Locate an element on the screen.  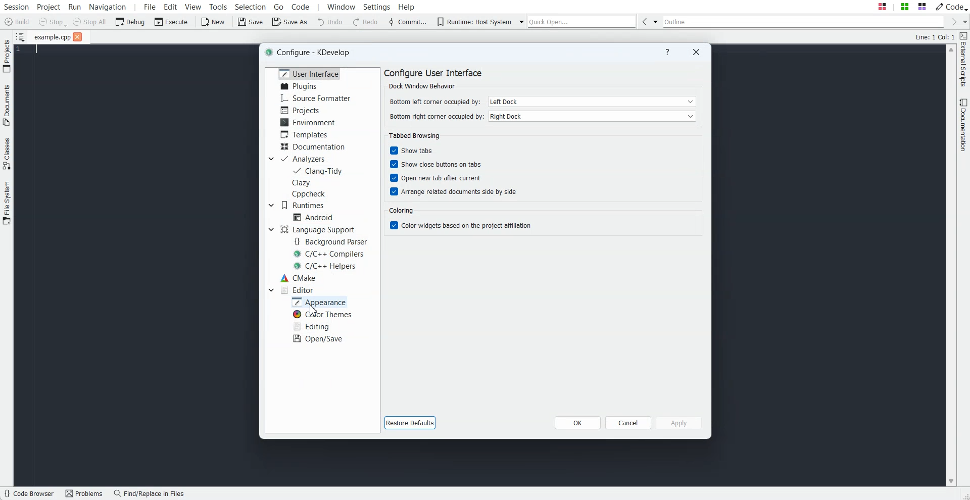
File is located at coordinates (52, 37).